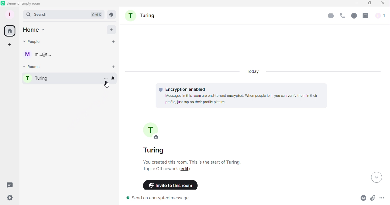 The image size is (390, 205). What do you see at coordinates (10, 45) in the screenshot?
I see `Create space` at bounding box center [10, 45].